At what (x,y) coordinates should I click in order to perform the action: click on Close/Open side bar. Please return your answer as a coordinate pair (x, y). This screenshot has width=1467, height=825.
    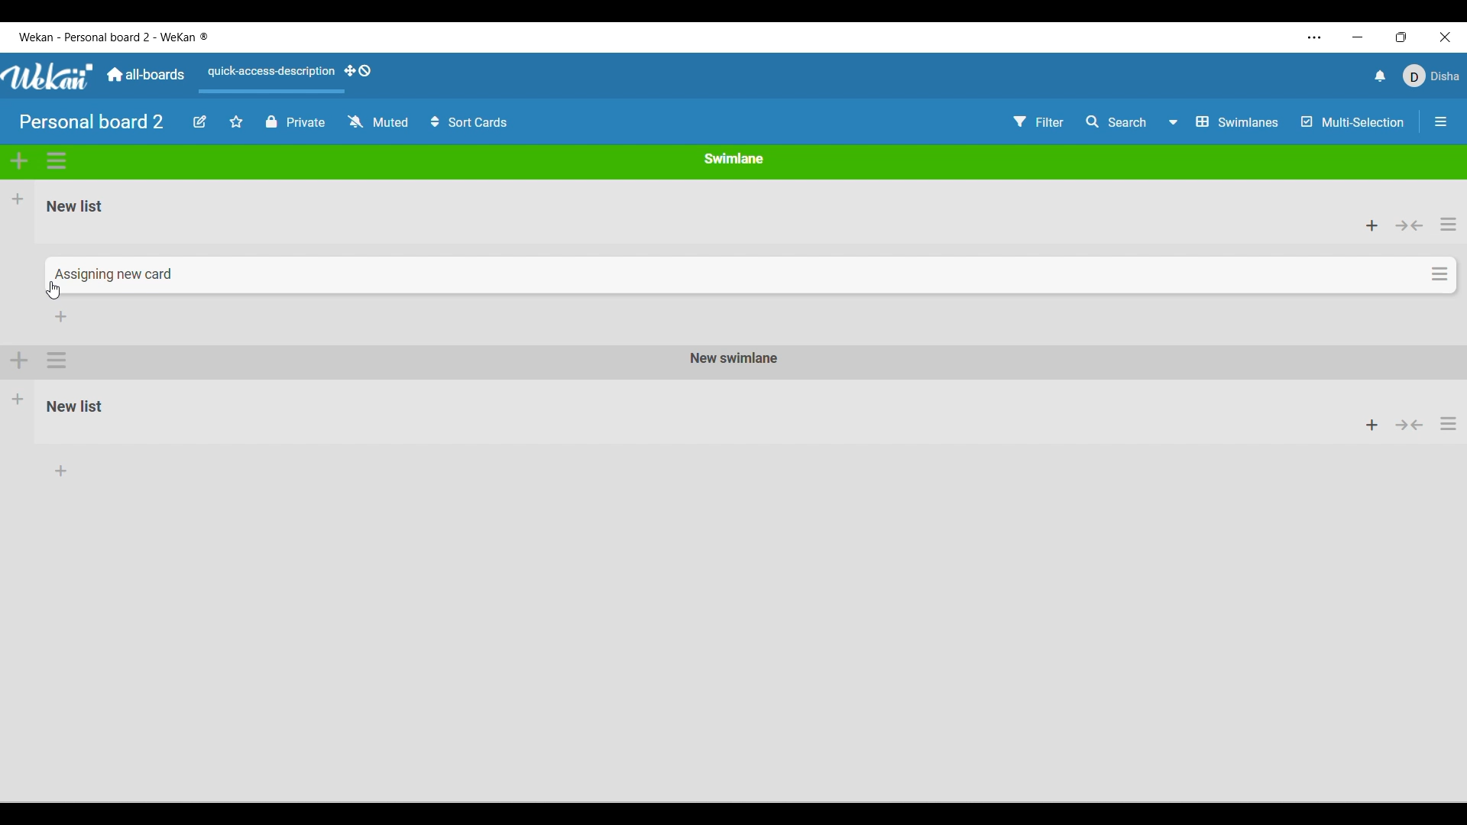
    Looking at the image, I should click on (1440, 121).